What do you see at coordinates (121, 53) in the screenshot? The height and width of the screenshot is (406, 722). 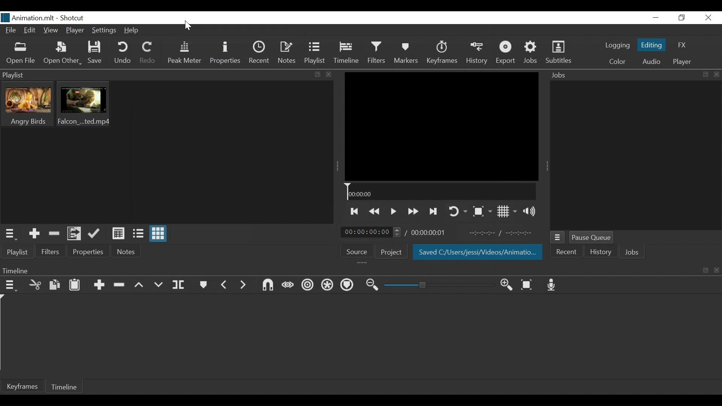 I see `Undo` at bounding box center [121, 53].